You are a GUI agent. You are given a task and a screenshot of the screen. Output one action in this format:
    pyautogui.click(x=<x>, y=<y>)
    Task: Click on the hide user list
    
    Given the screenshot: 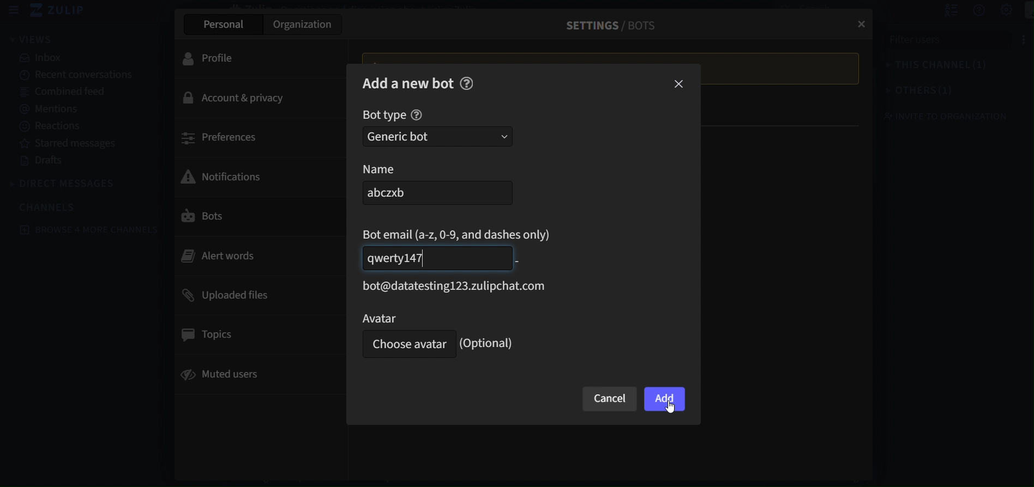 What is the action you would take?
    pyautogui.click(x=939, y=10)
    